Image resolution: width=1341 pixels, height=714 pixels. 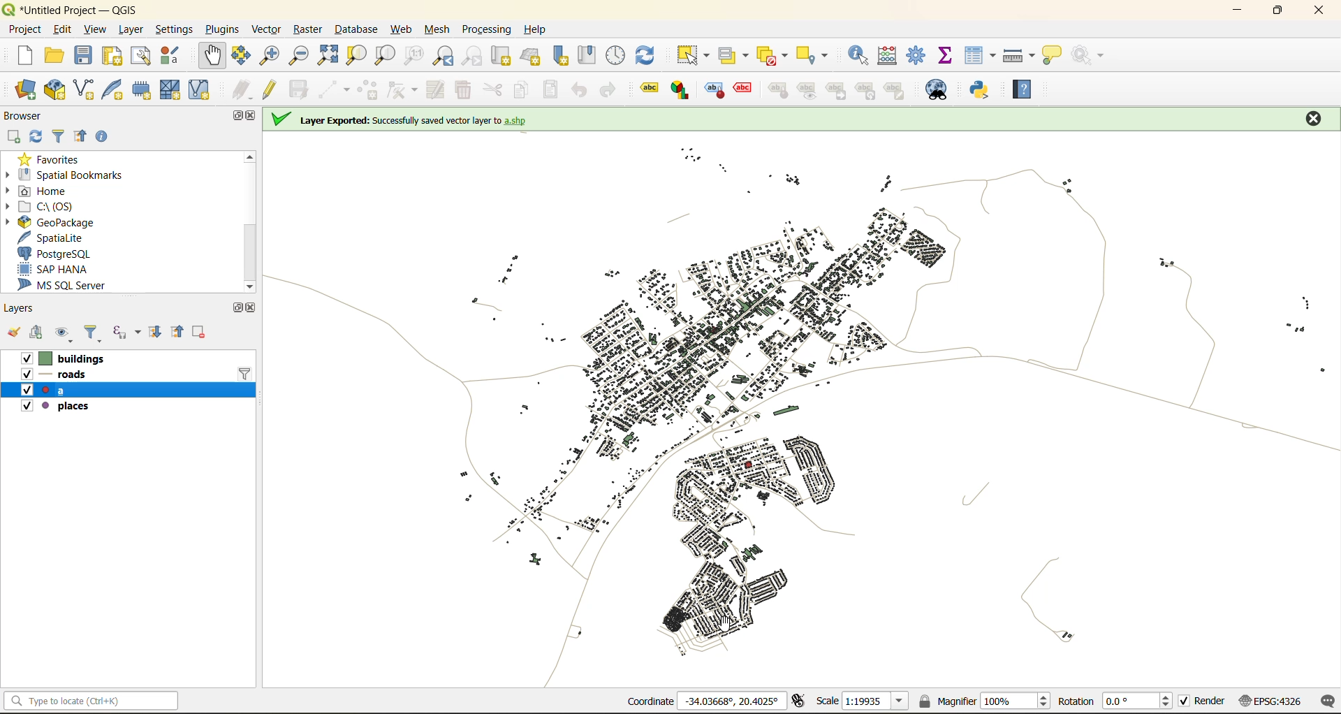 I want to click on zoom full, so click(x=328, y=56).